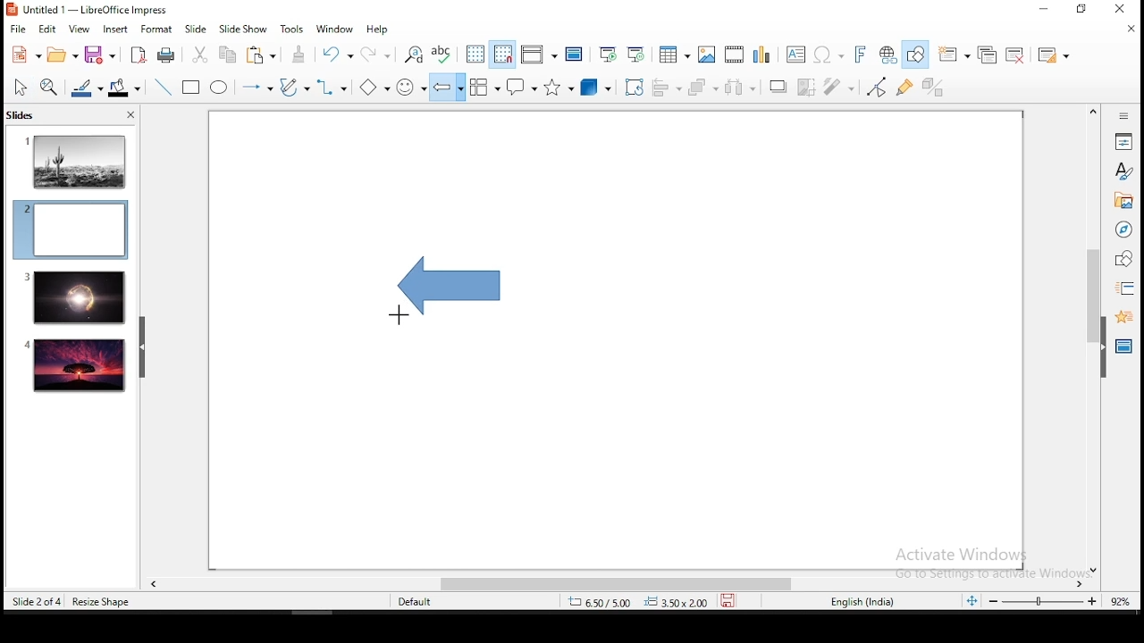 The height and width of the screenshot is (643, 1144). What do you see at coordinates (441, 54) in the screenshot?
I see `spell chech` at bounding box center [441, 54].